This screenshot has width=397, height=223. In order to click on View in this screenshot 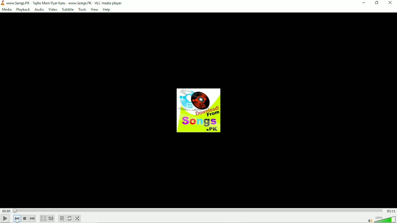, I will do `click(95, 10)`.